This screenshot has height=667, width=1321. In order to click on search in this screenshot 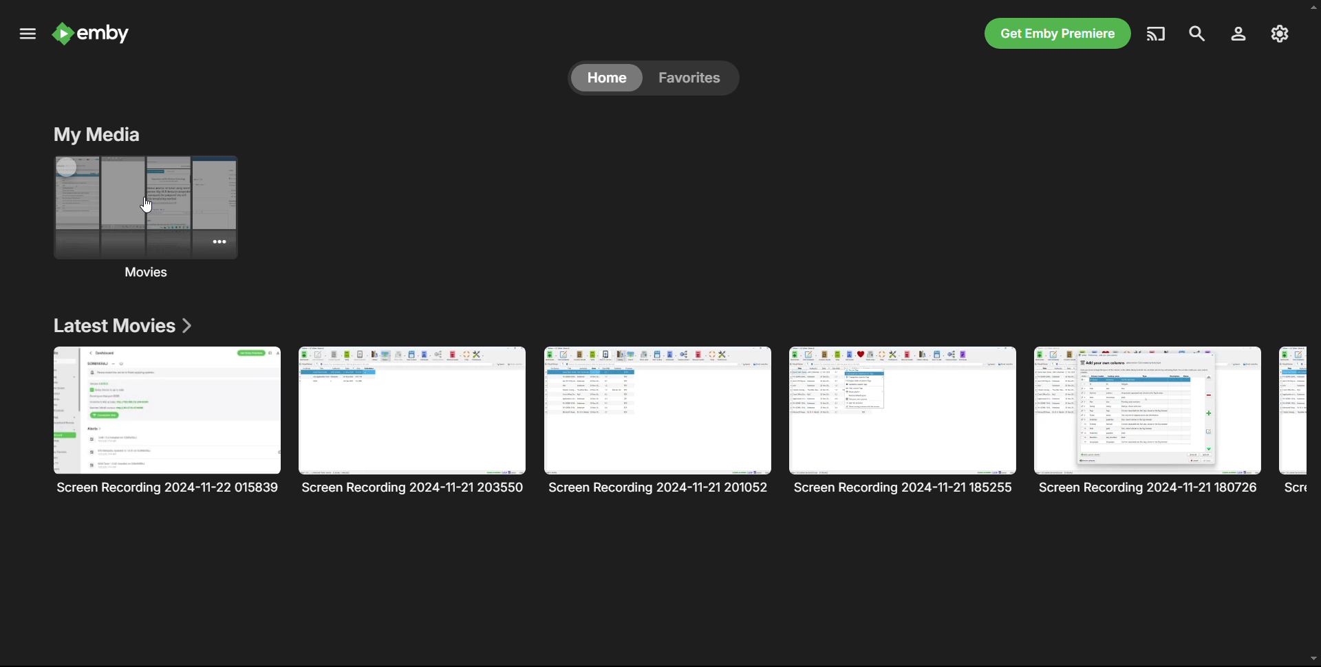, I will do `click(1196, 34)`.